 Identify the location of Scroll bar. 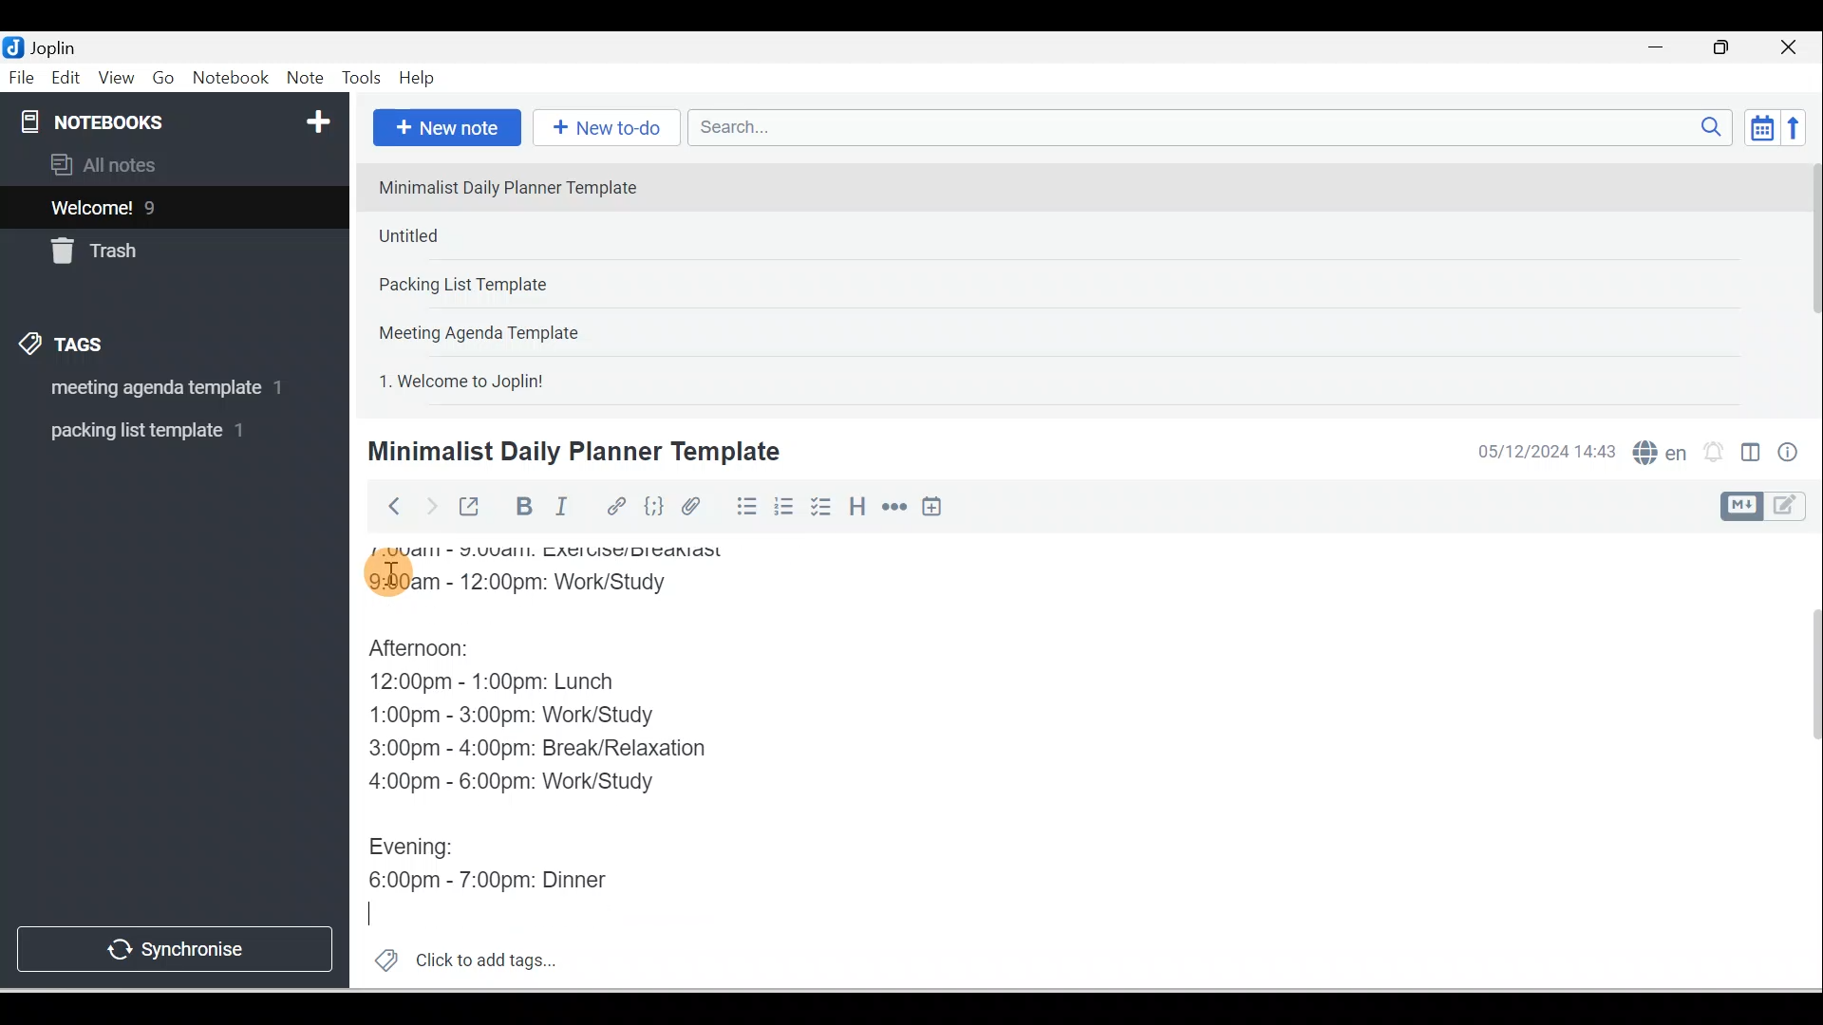
(1808, 281).